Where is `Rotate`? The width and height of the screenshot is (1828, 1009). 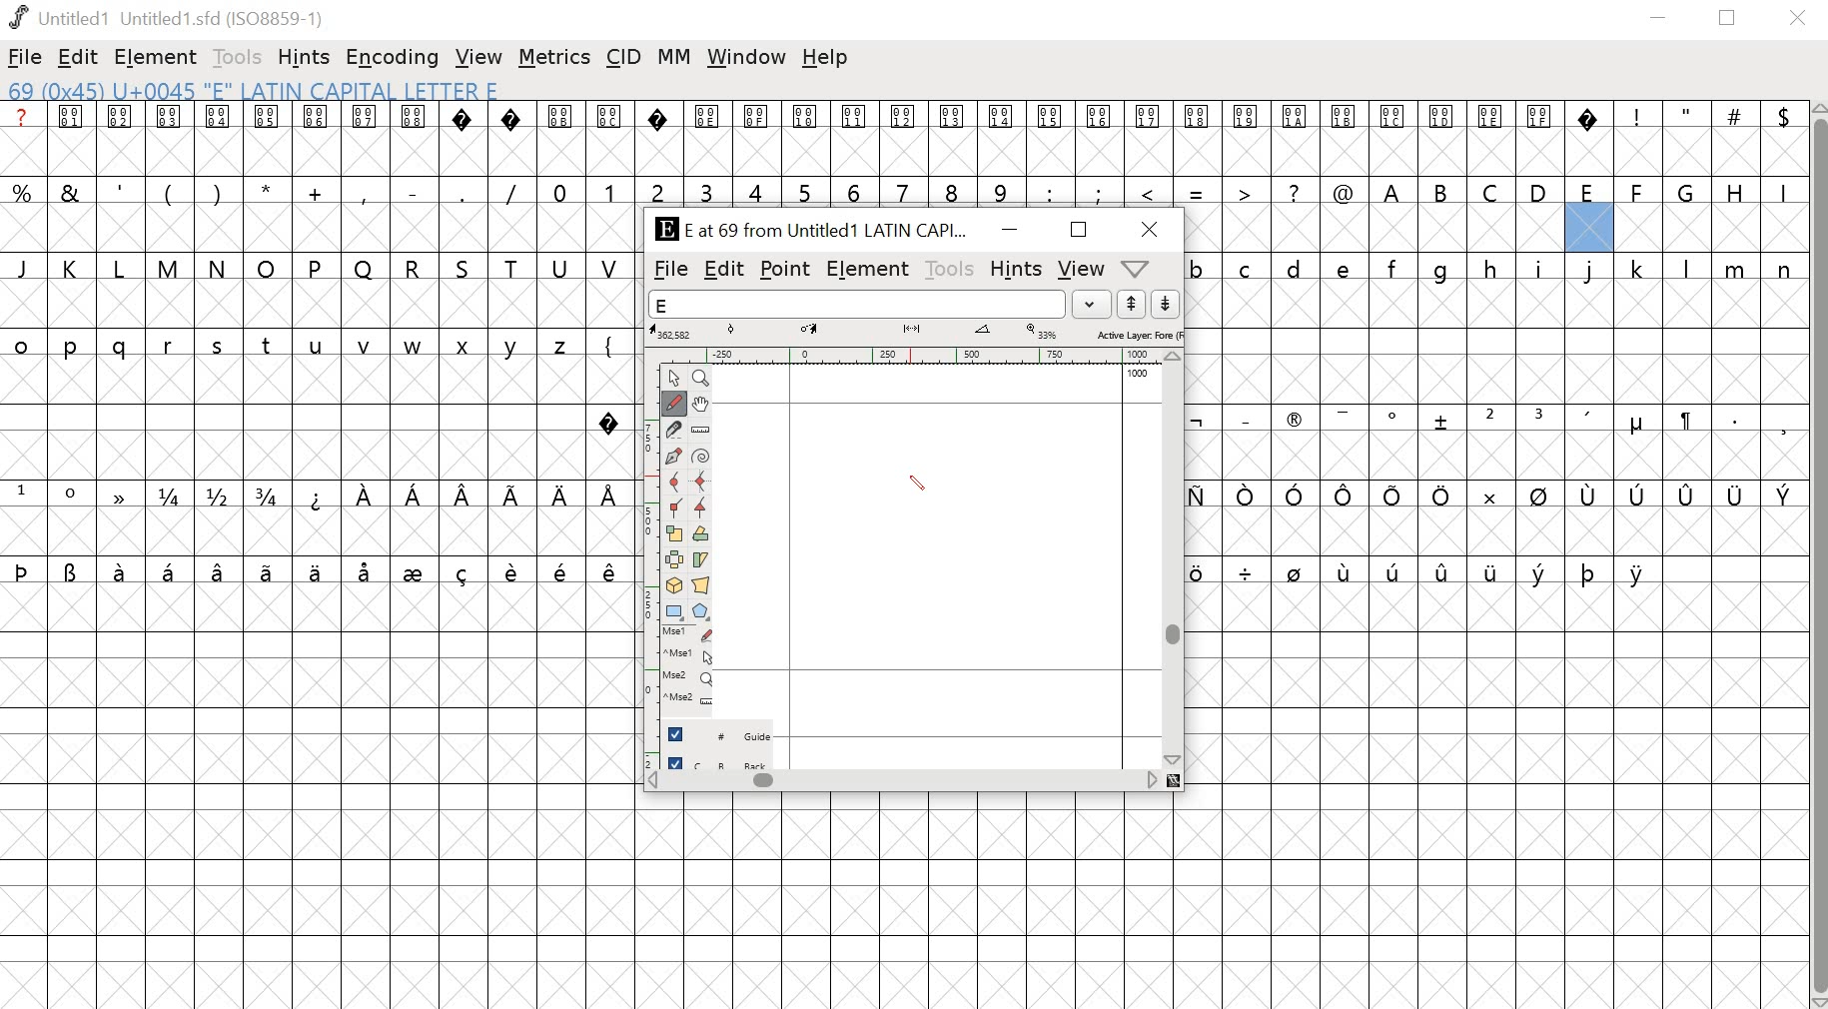 Rotate is located at coordinates (702, 534).